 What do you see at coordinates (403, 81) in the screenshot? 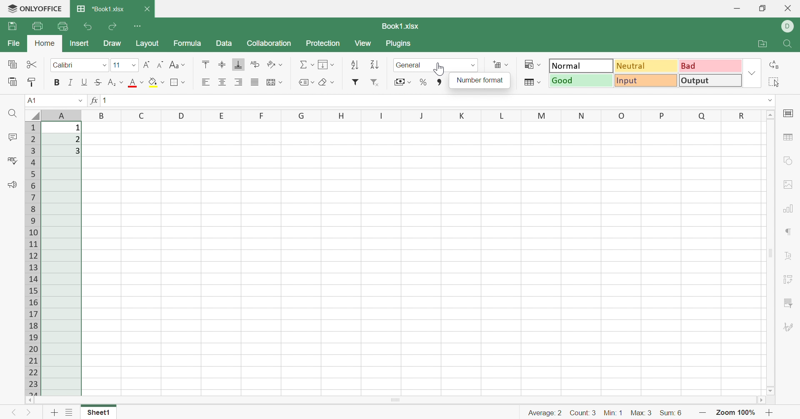
I see `Accountant style` at bounding box center [403, 81].